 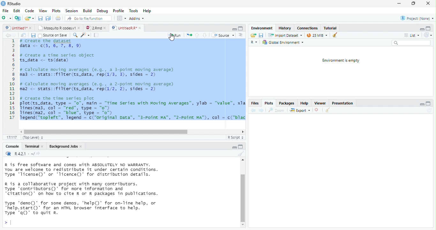 I want to click on Create a project, so click(x=18, y=18).